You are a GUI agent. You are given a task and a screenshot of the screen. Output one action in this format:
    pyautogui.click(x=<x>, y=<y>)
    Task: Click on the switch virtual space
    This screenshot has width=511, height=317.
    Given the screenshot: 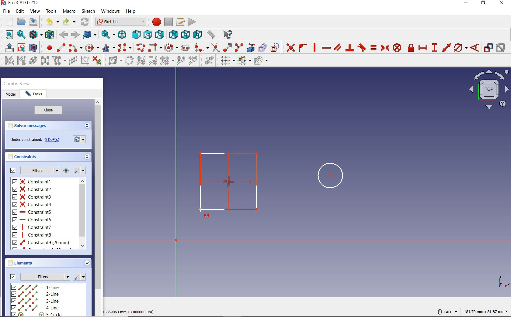 What is the action you would take?
    pyautogui.click(x=208, y=61)
    